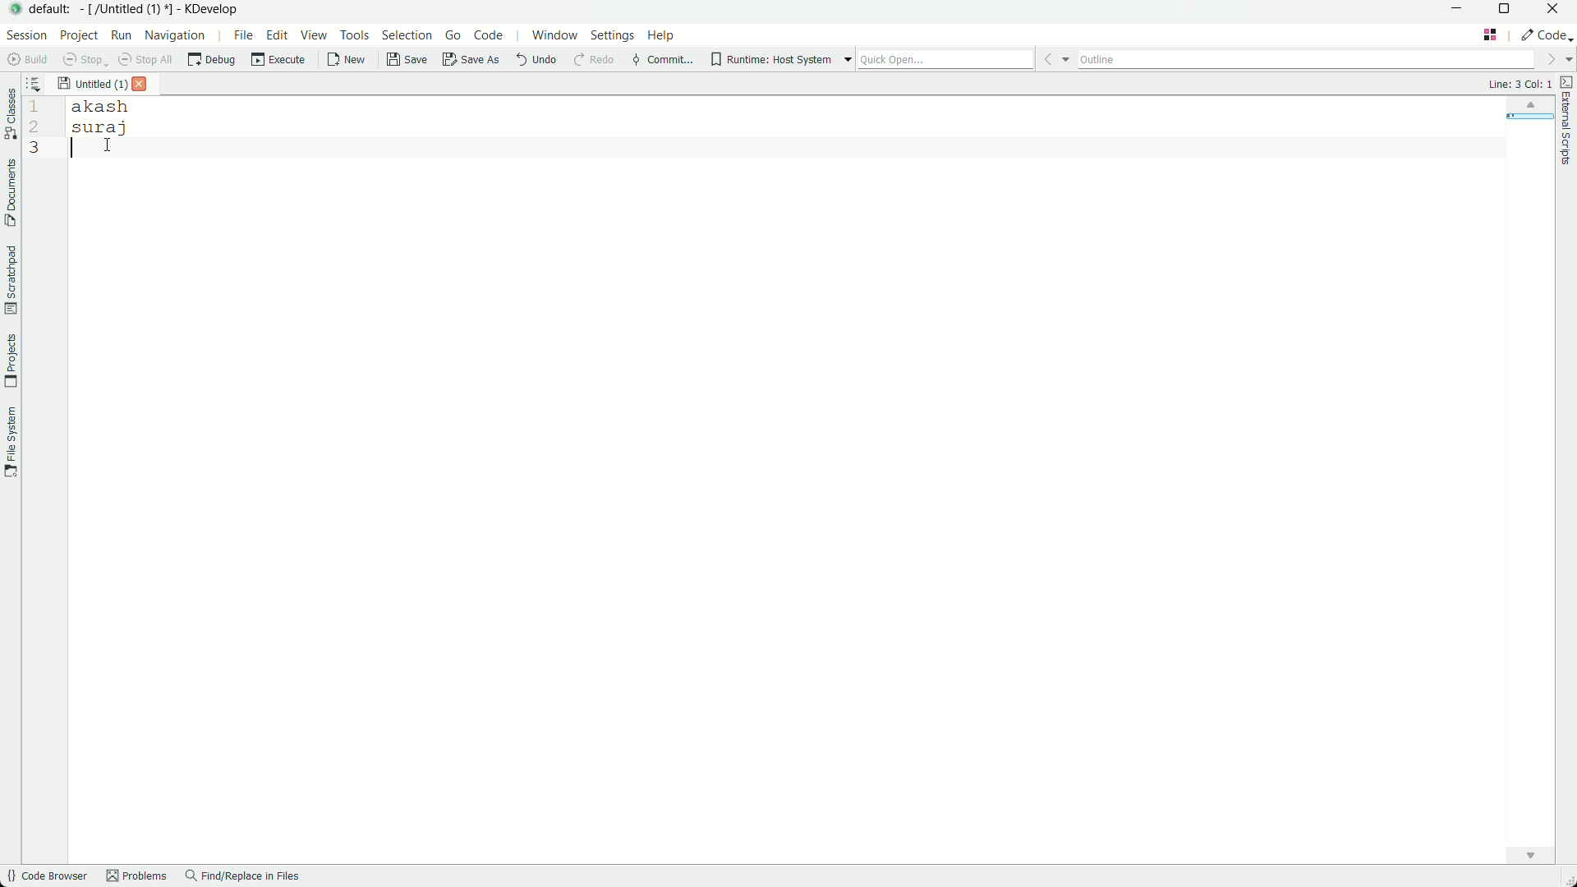 The image size is (1577, 887). Describe the element at coordinates (278, 60) in the screenshot. I see `execute` at that location.